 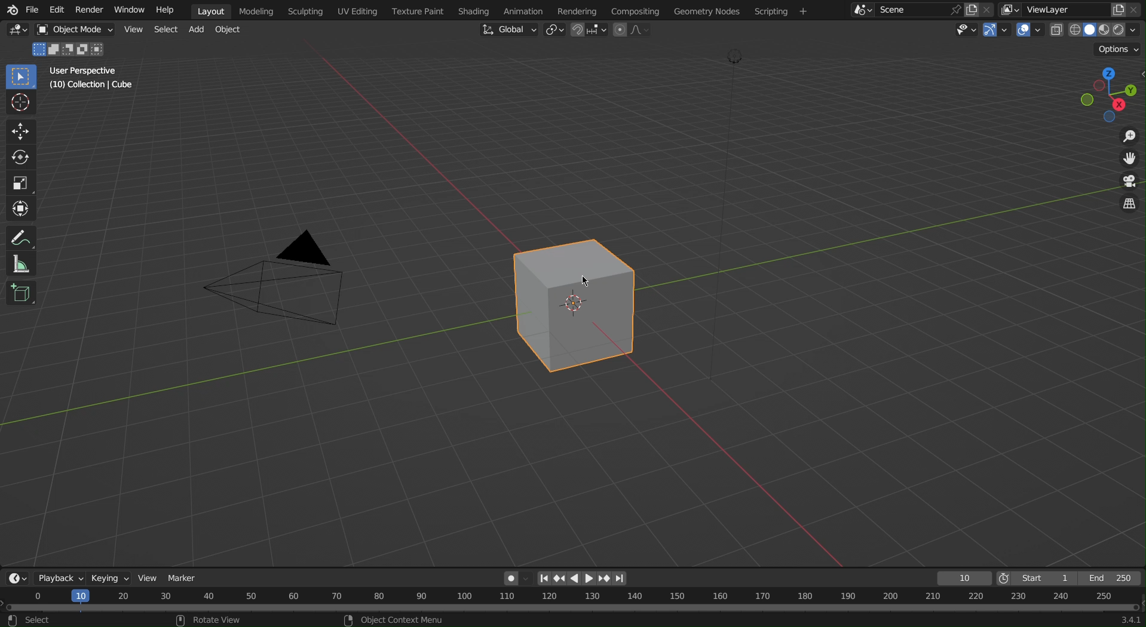 I want to click on File, so click(x=32, y=10).